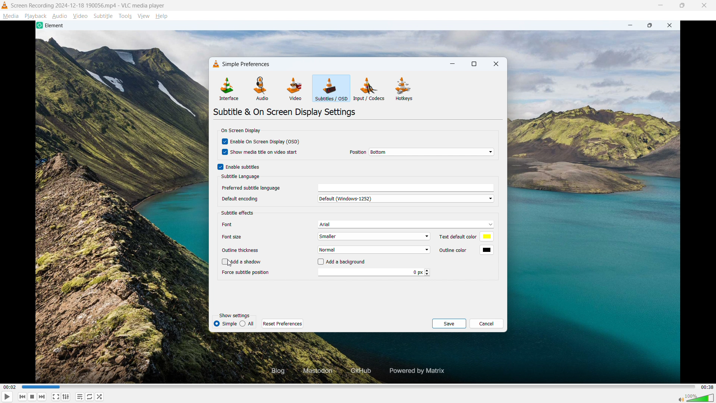 The image size is (716, 403). Describe the element at coordinates (245, 237) in the screenshot. I see `Font size` at that location.